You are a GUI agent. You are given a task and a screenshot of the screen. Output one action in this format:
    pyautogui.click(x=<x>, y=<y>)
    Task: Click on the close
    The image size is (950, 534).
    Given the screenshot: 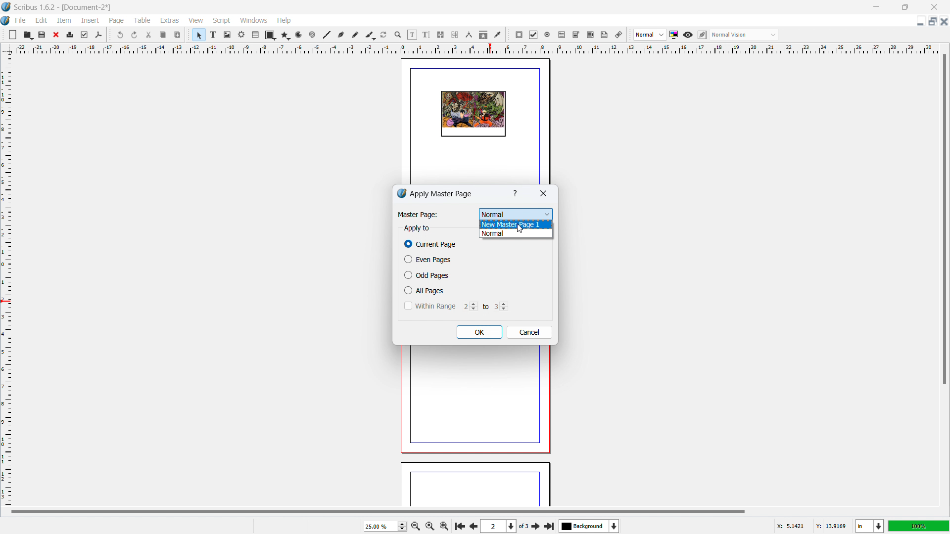 What is the action you would take?
    pyautogui.click(x=543, y=194)
    